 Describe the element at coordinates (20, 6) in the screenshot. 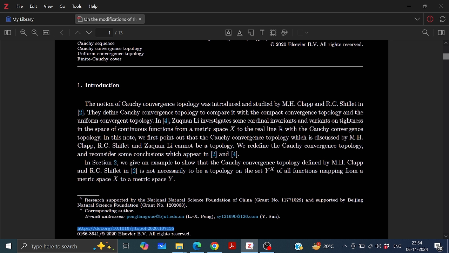

I see `File` at that location.